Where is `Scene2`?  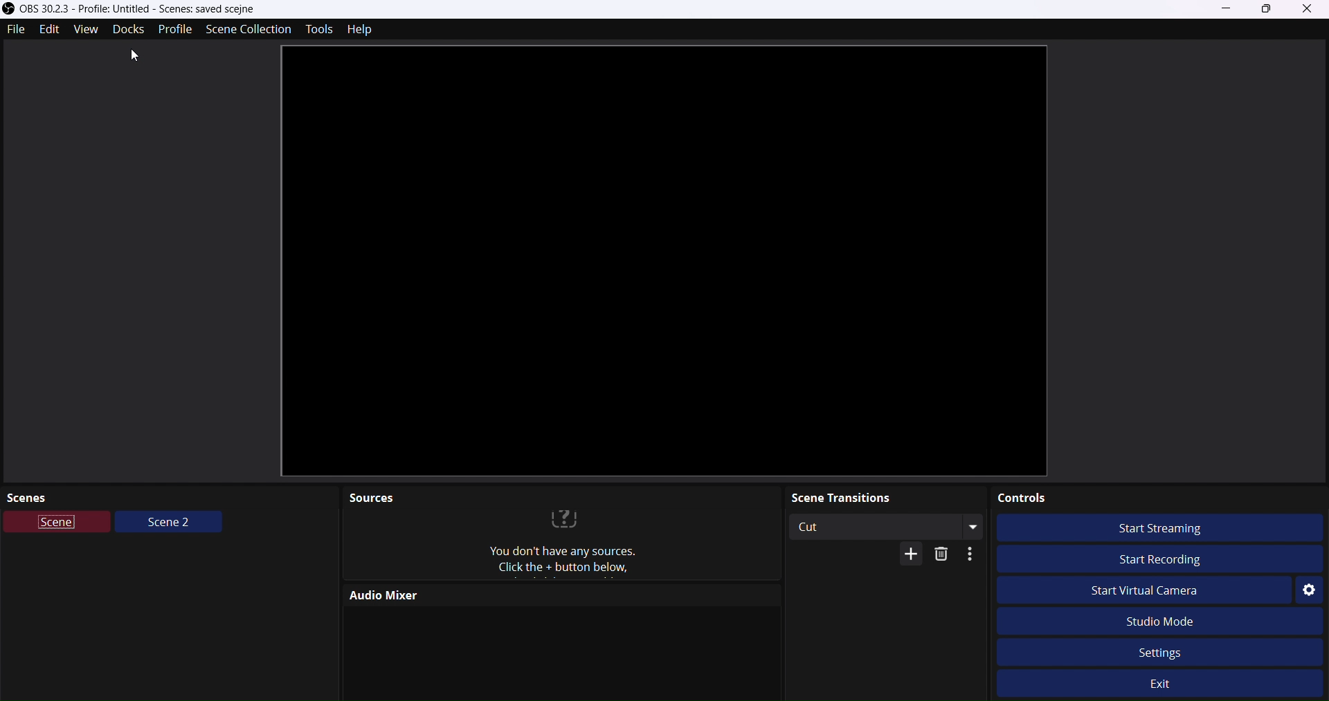
Scene2 is located at coordinates (169, 525).